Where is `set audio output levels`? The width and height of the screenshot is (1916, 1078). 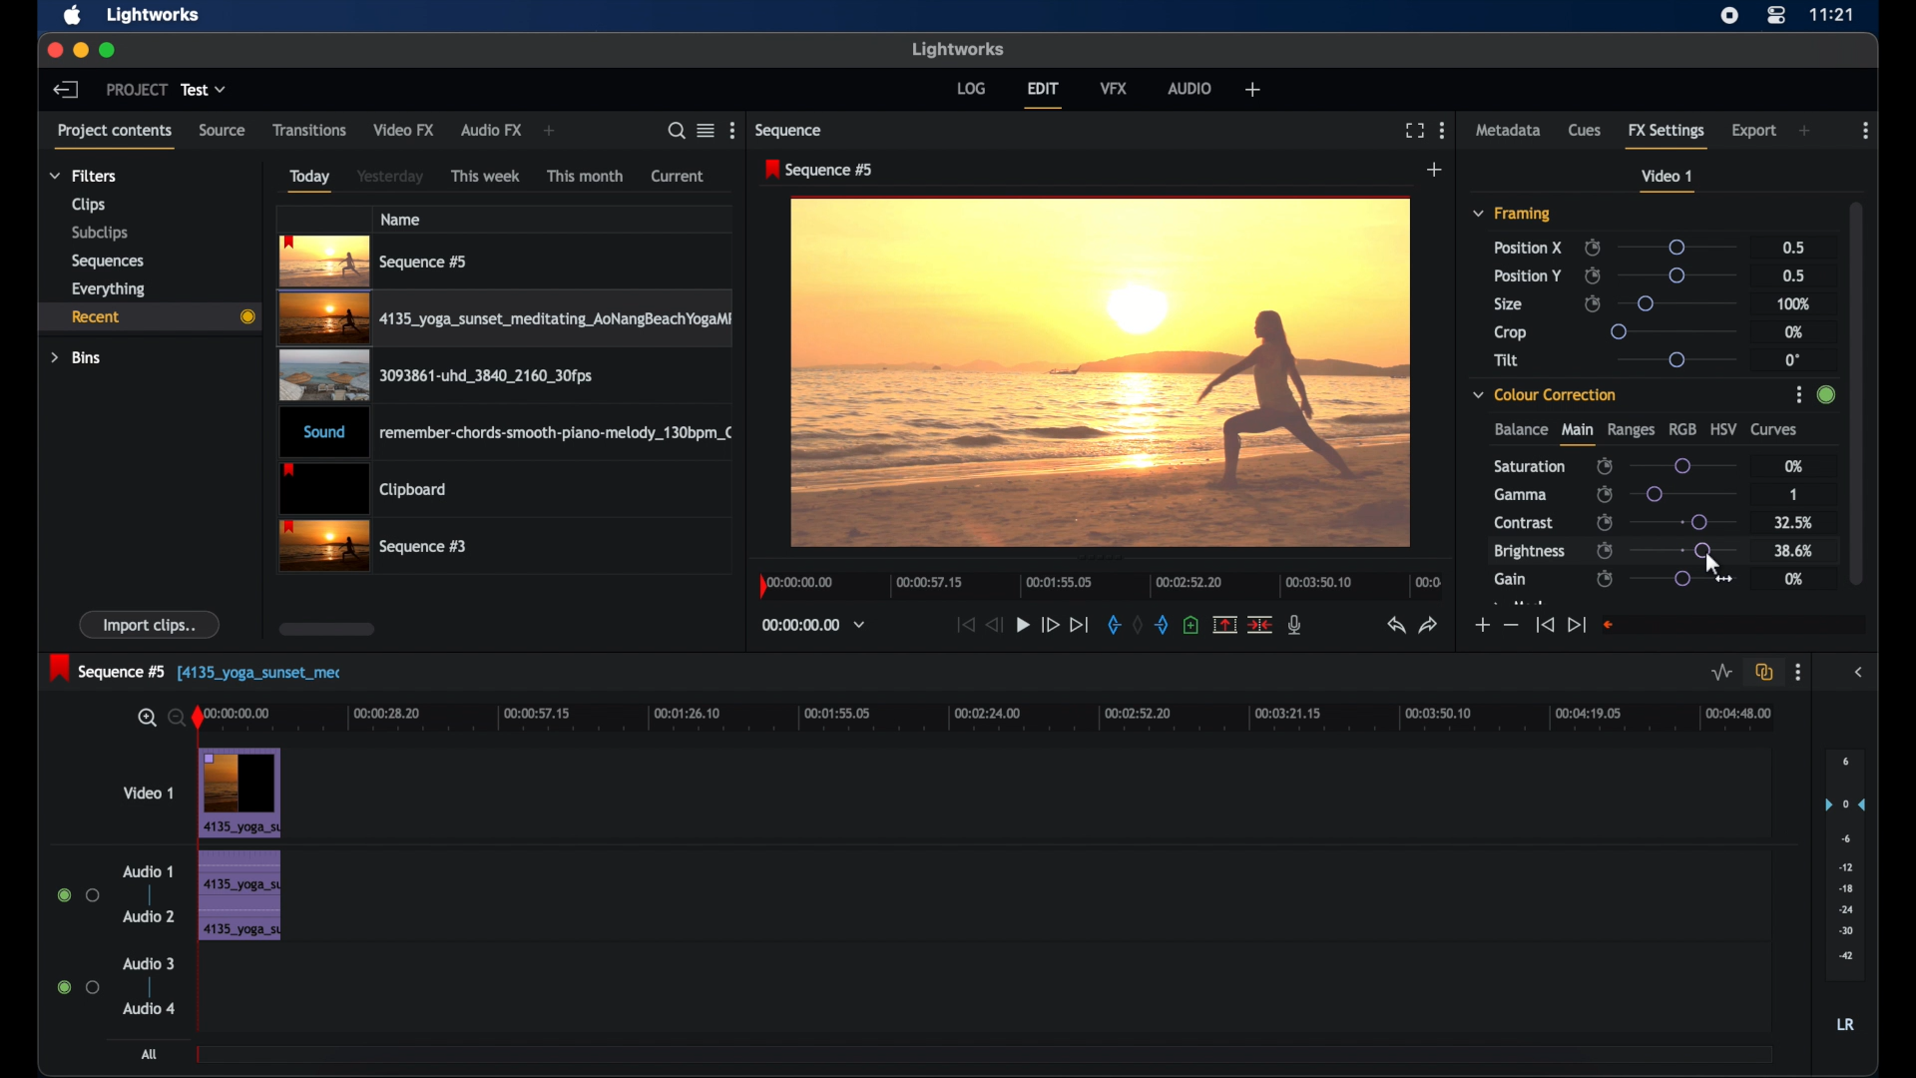
set audio output levels is located at coordinates (1845, 862).